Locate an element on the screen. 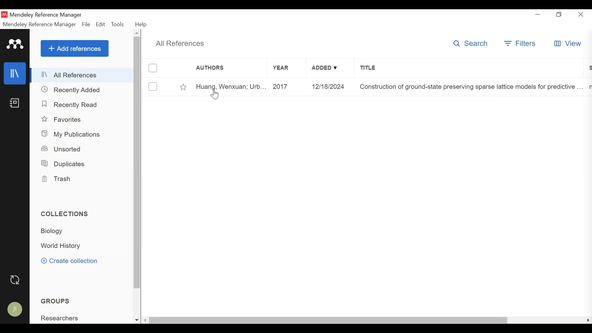  Group is located at coordinates (60, 318).